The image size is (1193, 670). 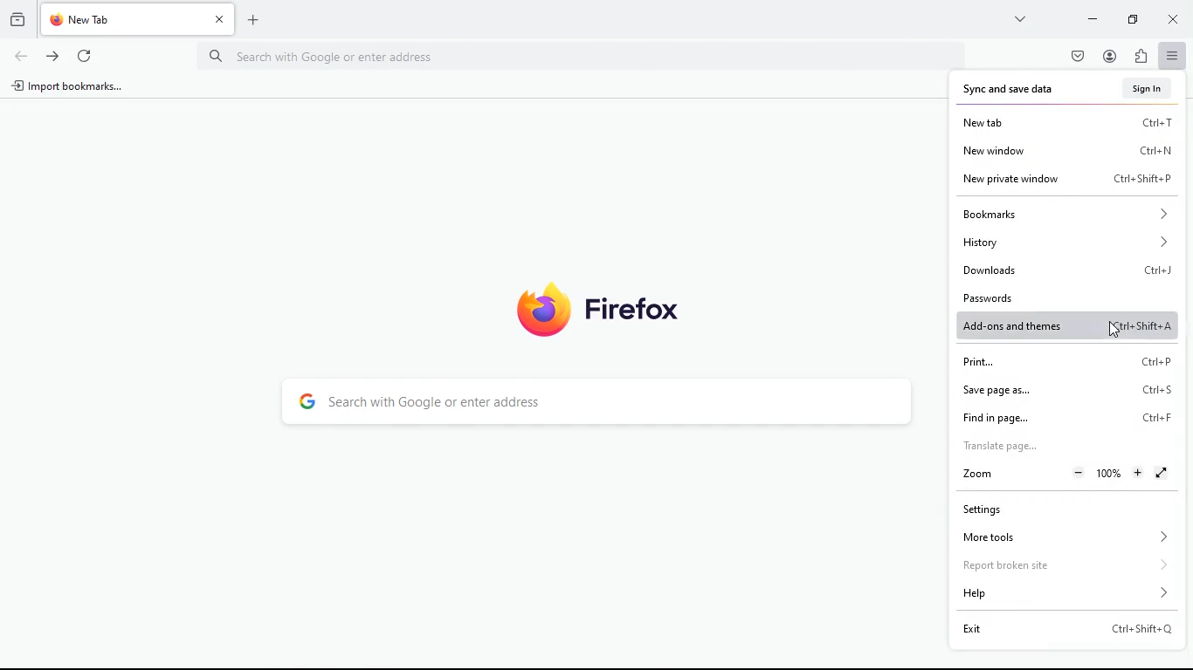 I want to click on maximize, so click(x=1129, y=21).